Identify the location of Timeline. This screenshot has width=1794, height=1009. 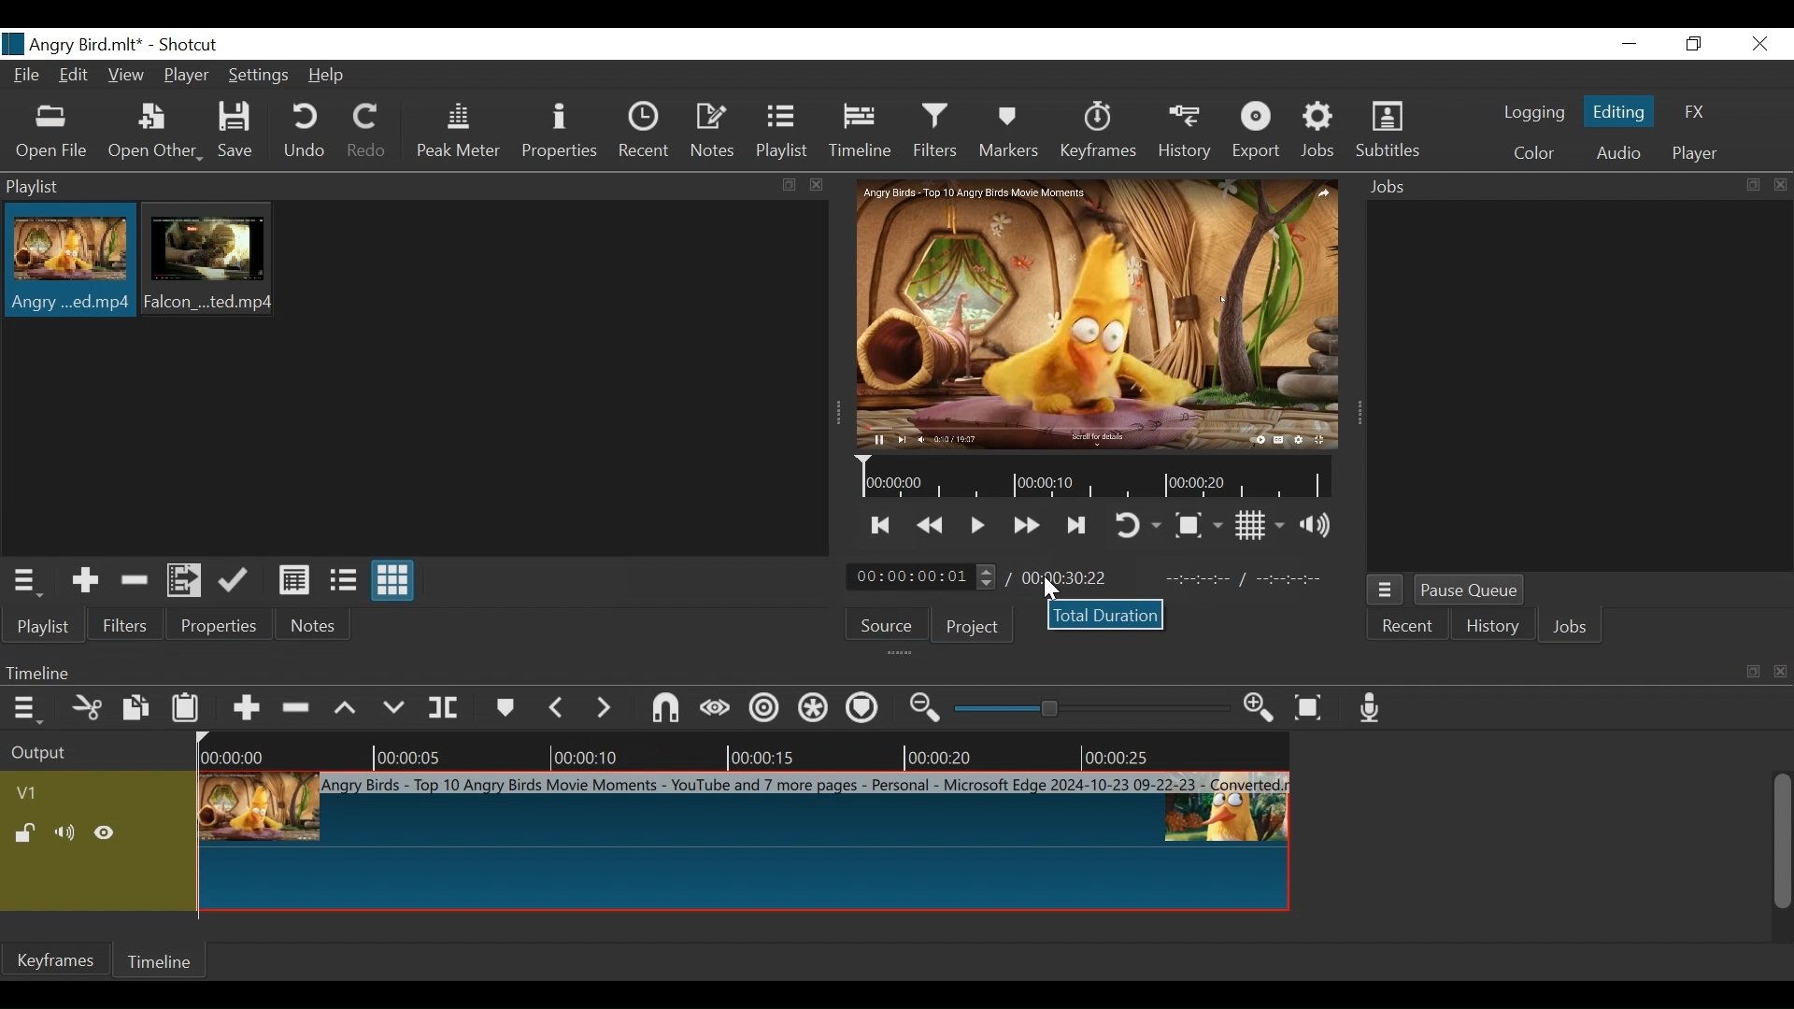
(861, 131).